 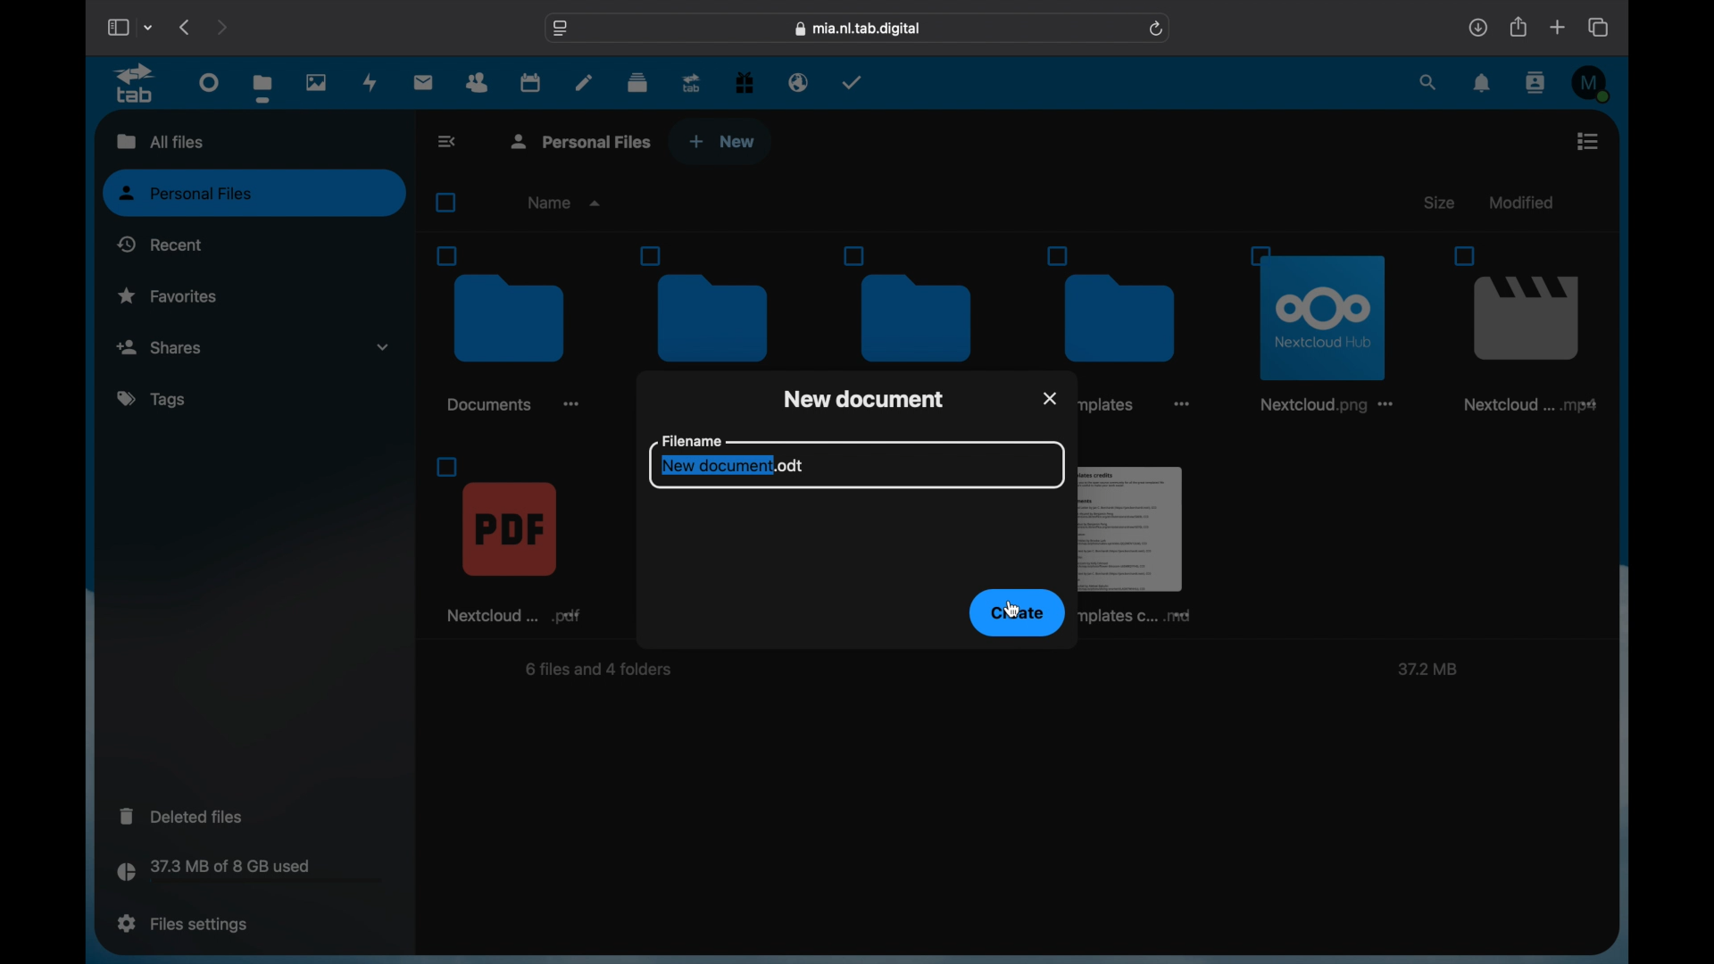 I want to click on photos, so click(x=318, y=82).